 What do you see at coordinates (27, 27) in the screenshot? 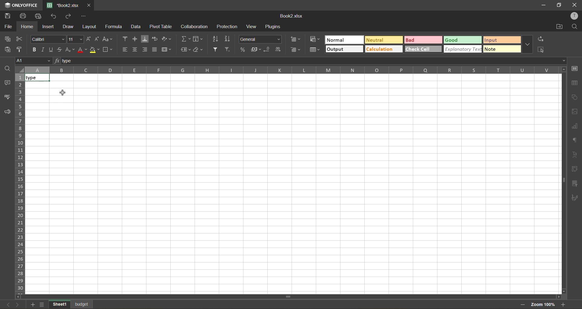
I see `home` at bounding box center [27, 27].